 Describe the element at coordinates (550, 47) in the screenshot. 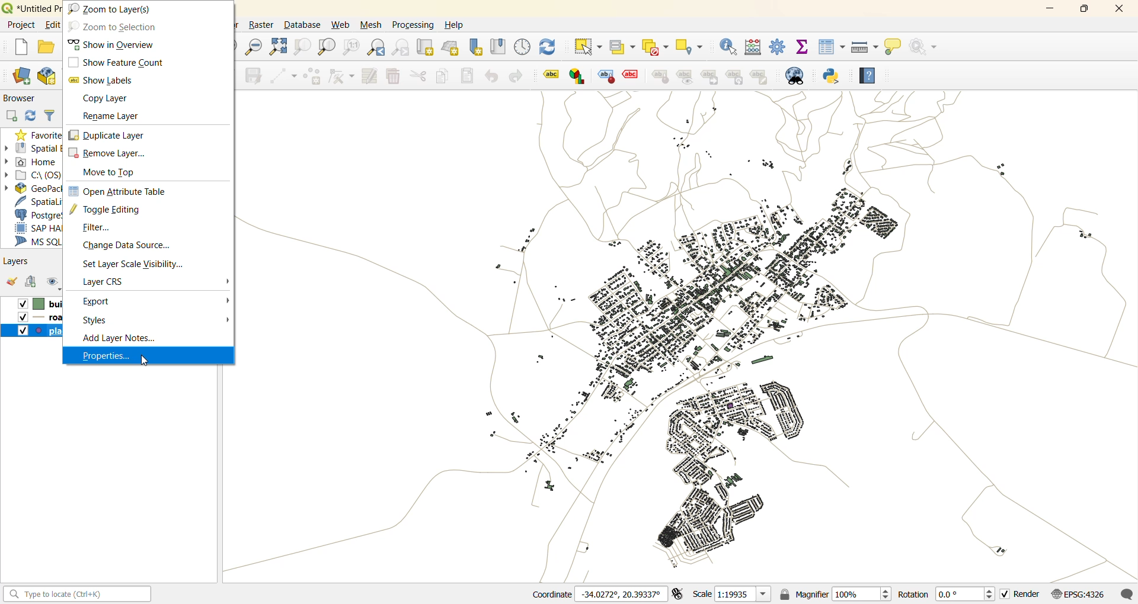

I see `refresh` at that location.